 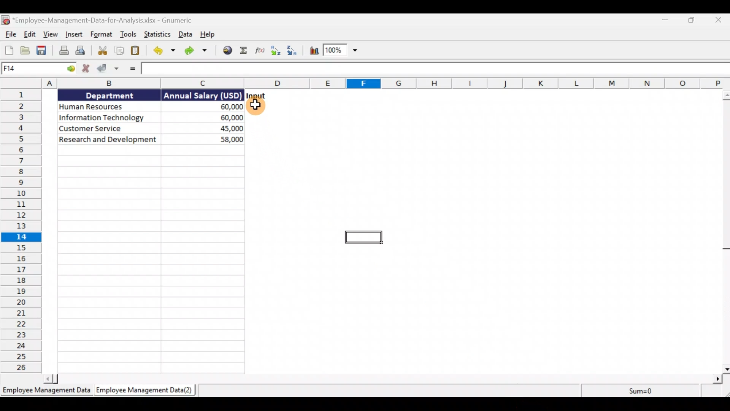 What do you see at coordinates (227, 51) in the screenshot?
I see `Insert hyperlink` at bounding box center [227, 51].